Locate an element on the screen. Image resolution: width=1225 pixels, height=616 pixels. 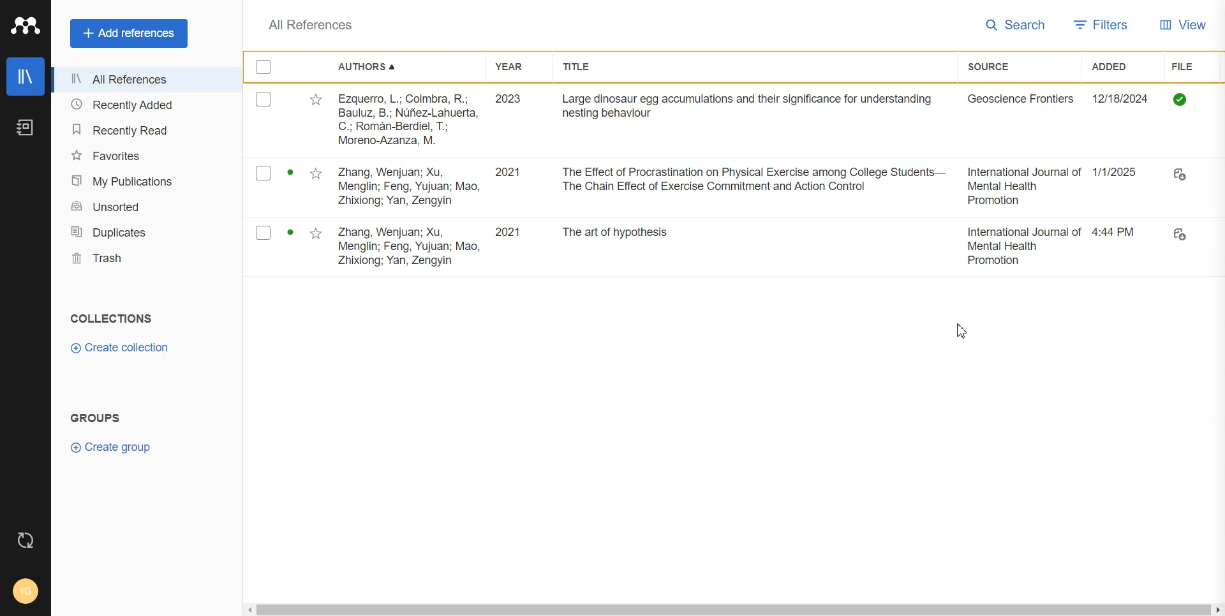
International Journal of Mental Health is located at coordinates (1024, 246).